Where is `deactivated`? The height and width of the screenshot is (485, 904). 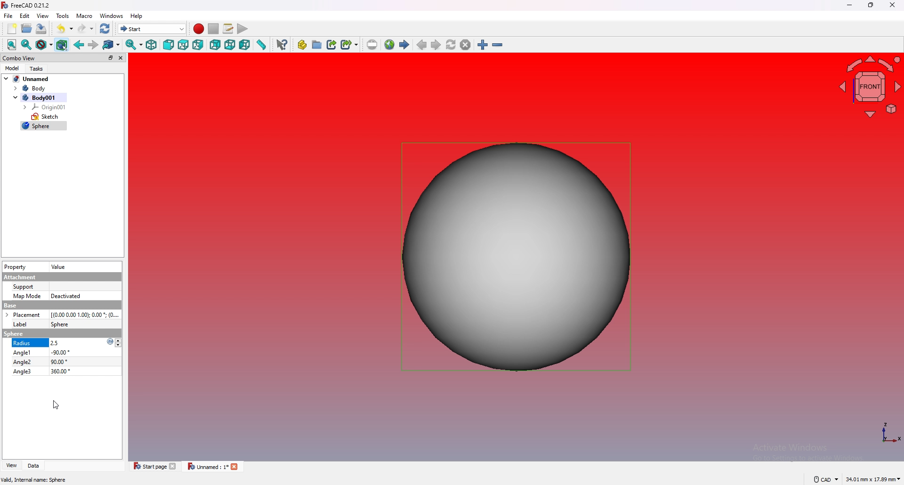
deactivated is located at coordinates (66, 296).